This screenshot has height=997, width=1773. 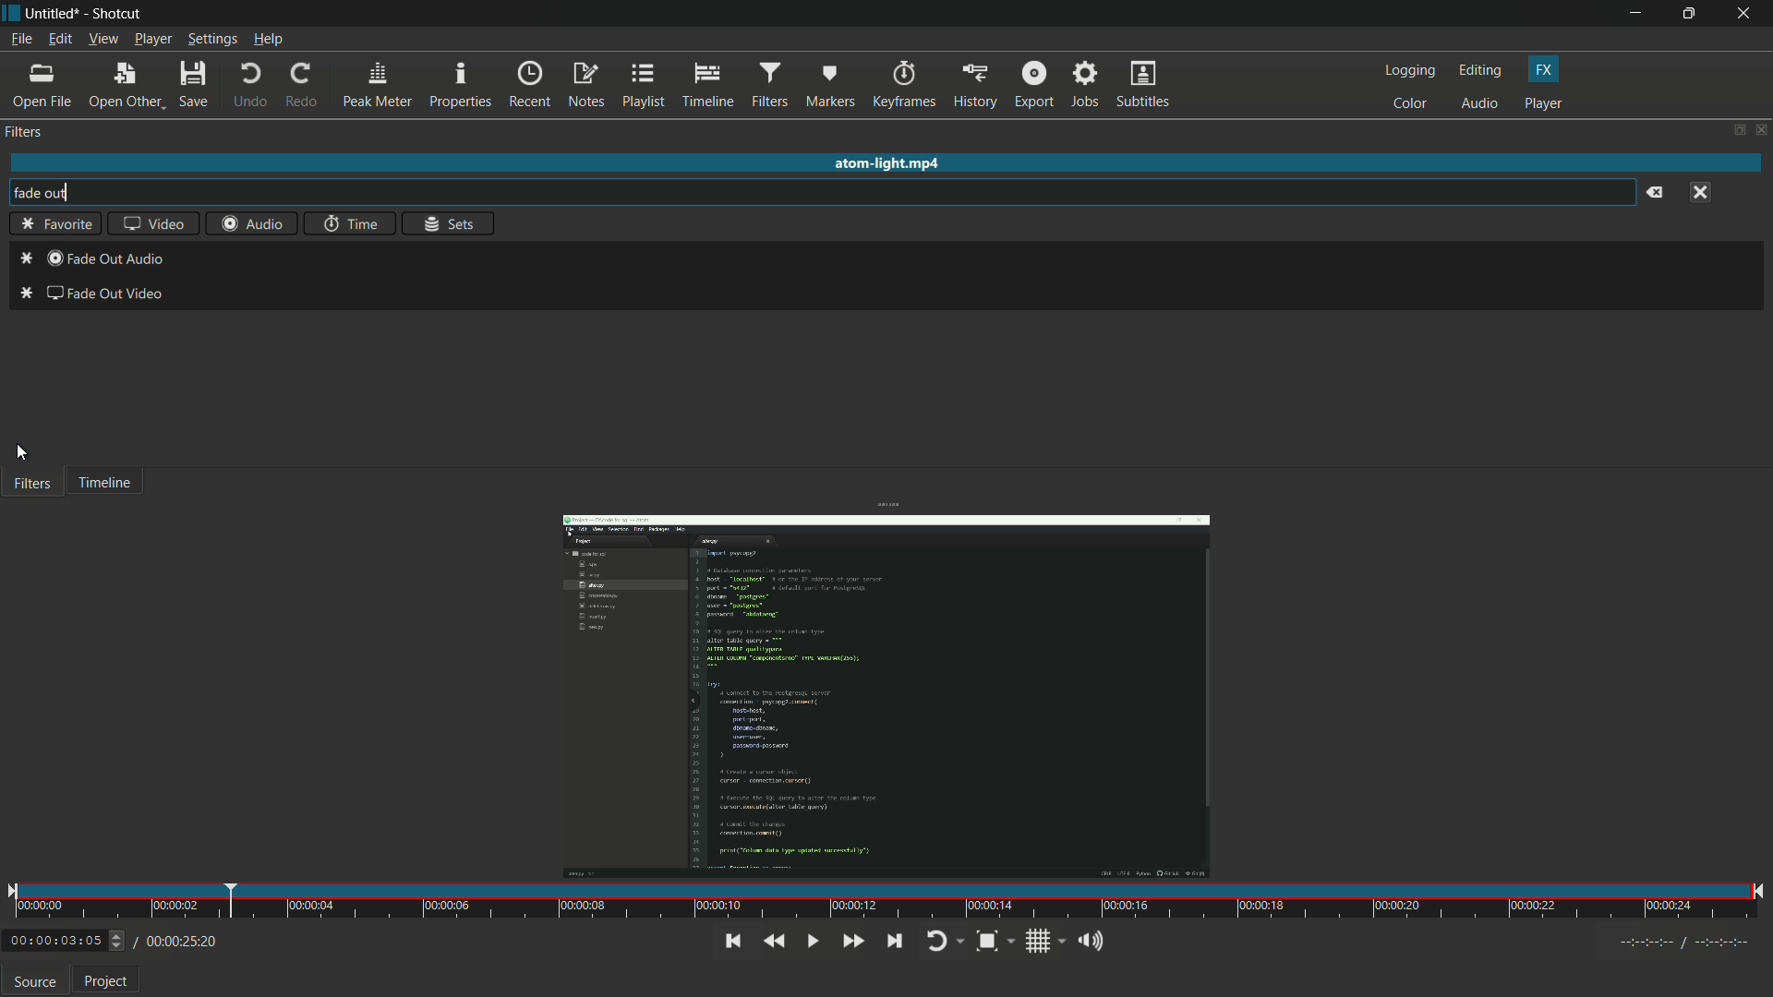 What do you see at coordinates (1543, 68) in the screenshot?
I see `fx` at bounding box center [1543, 68].